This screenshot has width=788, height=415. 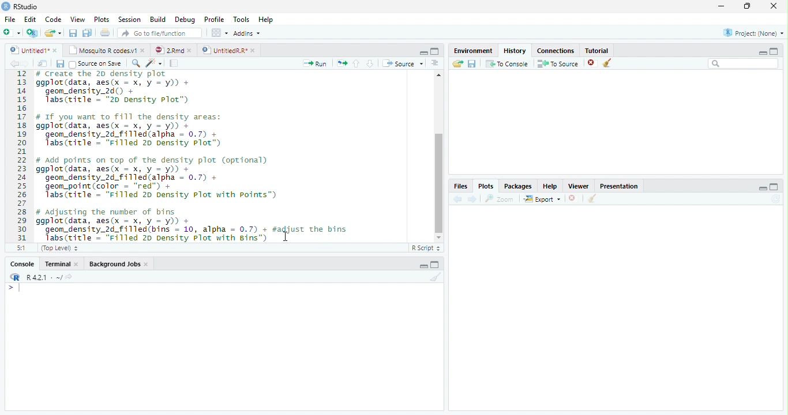 I want to click on re-run the previous code, so click(x=342, y=63).